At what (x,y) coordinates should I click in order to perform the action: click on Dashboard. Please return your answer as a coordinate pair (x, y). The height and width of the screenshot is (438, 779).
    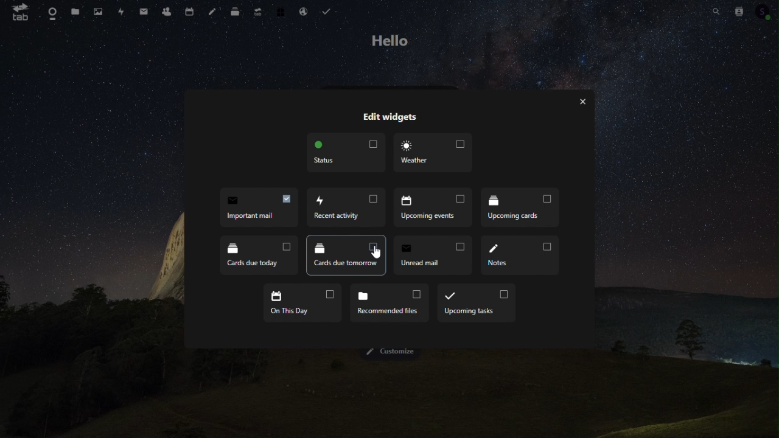
    Looking at the image, I should click on (50, 12).